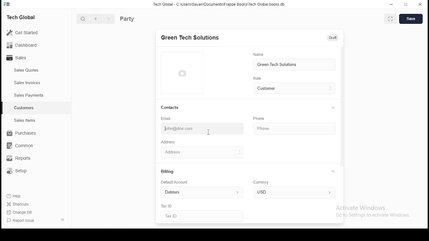  I want to click on Report issue, so click(22, 221).